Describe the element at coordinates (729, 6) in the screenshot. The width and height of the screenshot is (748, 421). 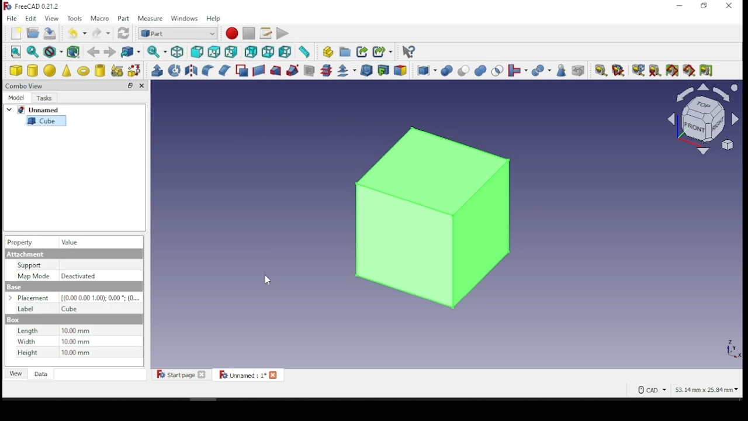
I see `close window` at that location.